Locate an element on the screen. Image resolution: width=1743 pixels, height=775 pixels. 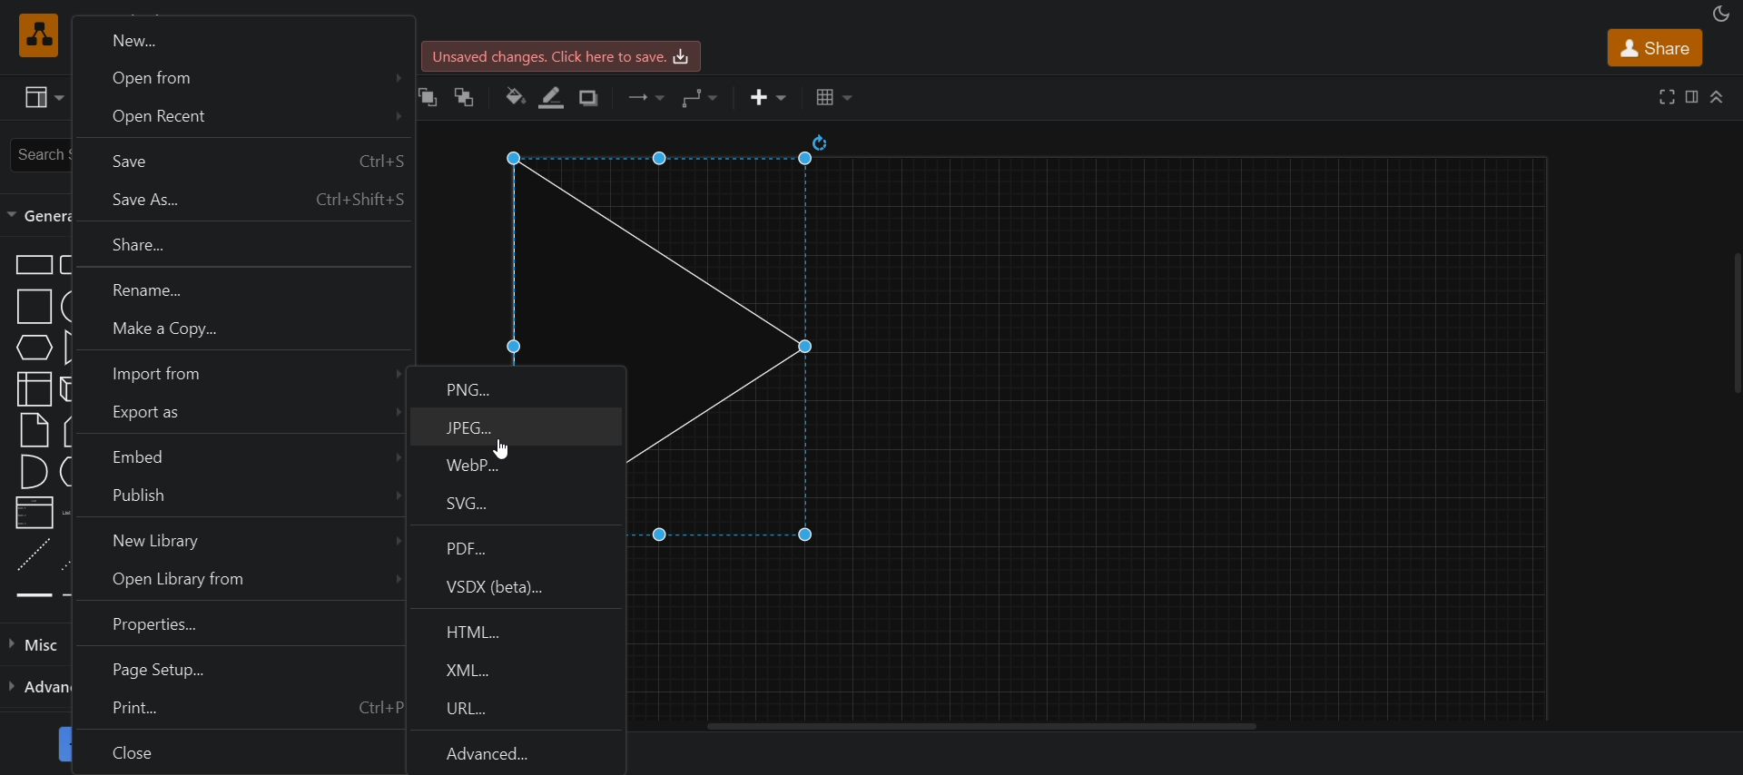
import from is located at coordinates (240, 373).